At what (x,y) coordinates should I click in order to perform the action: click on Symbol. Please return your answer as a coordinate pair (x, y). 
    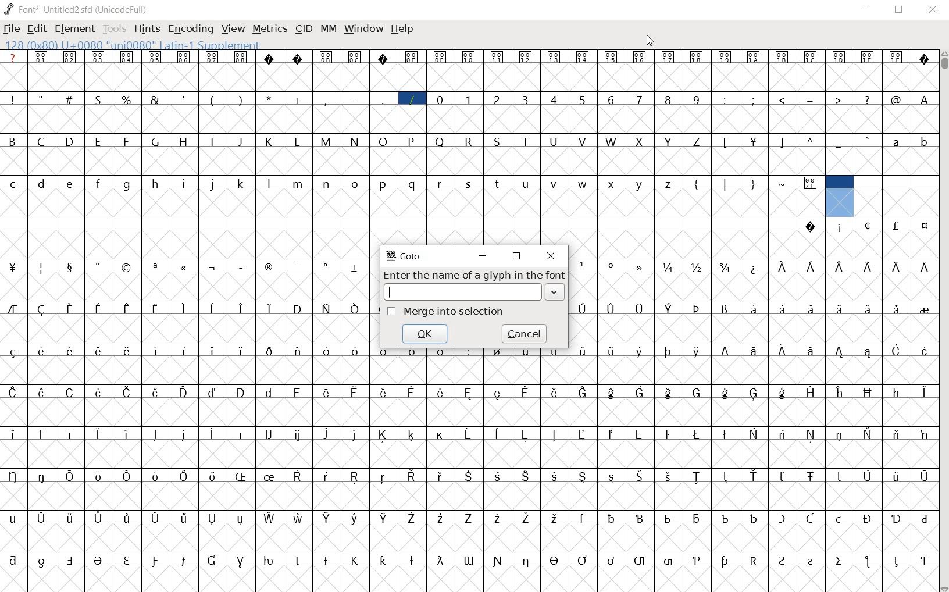
    Looking at the image, I should click on (384, 391).